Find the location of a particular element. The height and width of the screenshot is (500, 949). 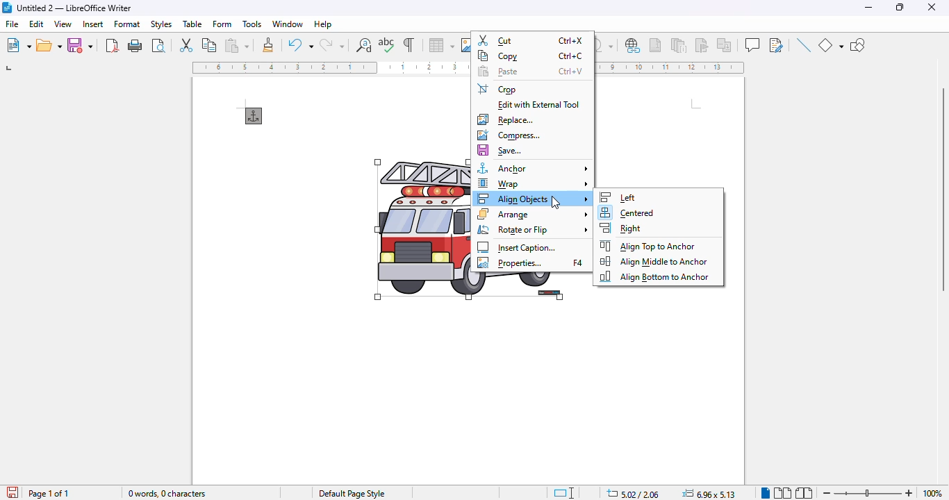

maximize is located at coordinates (902, 8).